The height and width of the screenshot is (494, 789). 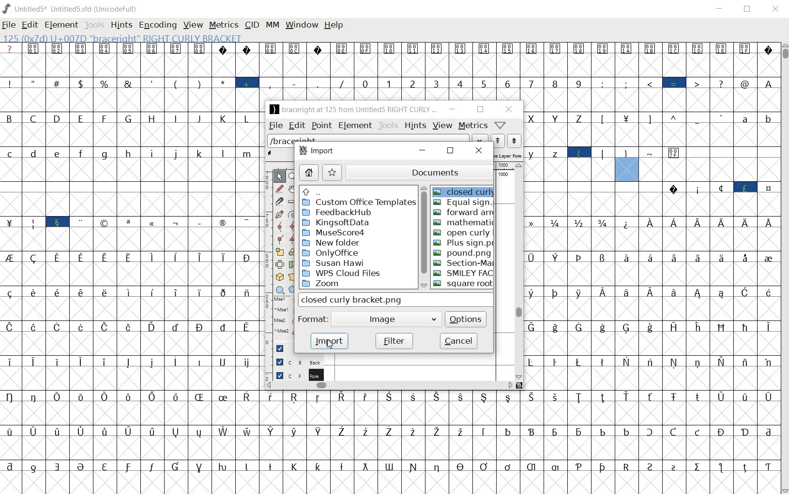 What do you see at coordinates (395, 340) in the screenshot?
I see `filter` at bounding box center [395, 340].